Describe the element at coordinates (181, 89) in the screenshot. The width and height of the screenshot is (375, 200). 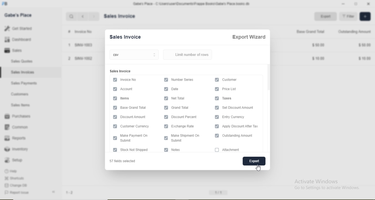
I see `` at that location.